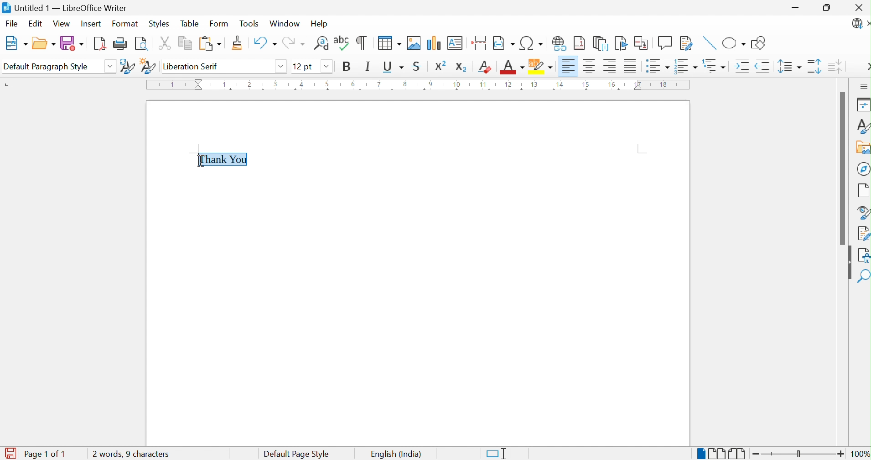  What do you see at coordinates (62, 24) in the screenshot?
I see `View` at bounding box center [62, 24].